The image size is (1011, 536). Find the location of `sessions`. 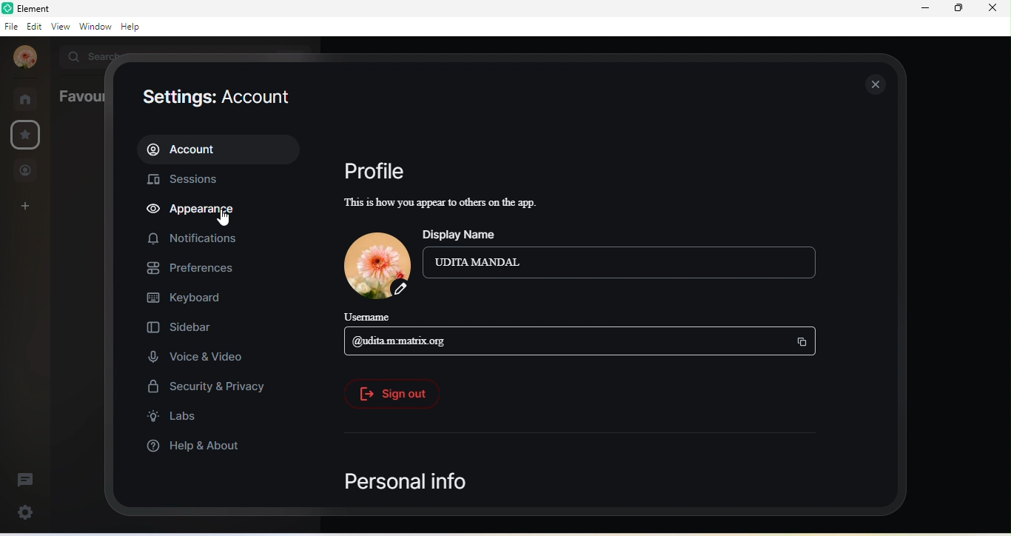

sessions is located at coordinates (185, 180).